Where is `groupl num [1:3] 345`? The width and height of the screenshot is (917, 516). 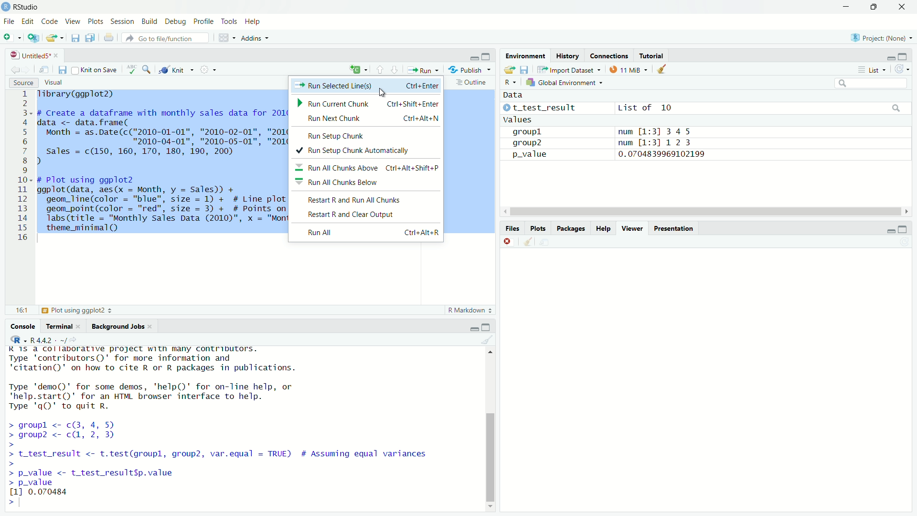 groupl num [1:3] 345 is located at coordinates (600, 132).